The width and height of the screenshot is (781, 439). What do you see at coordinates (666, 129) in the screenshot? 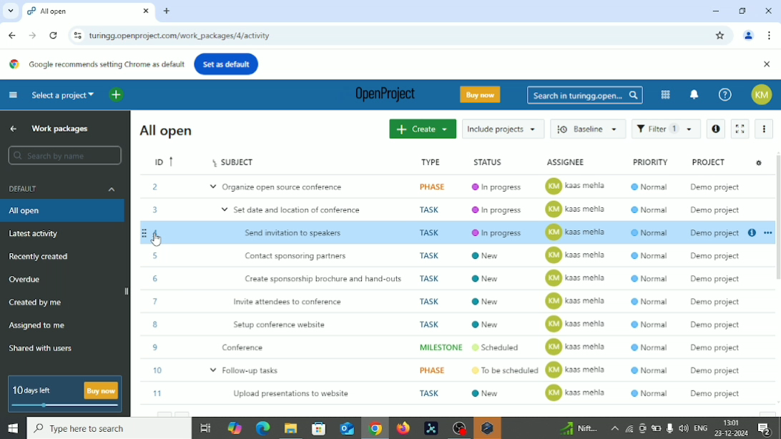
I see `Filter` at bounding box center [666, 129].